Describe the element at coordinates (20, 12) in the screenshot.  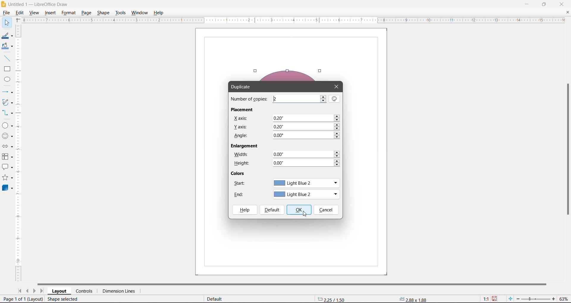
I see `Edit` at that location.